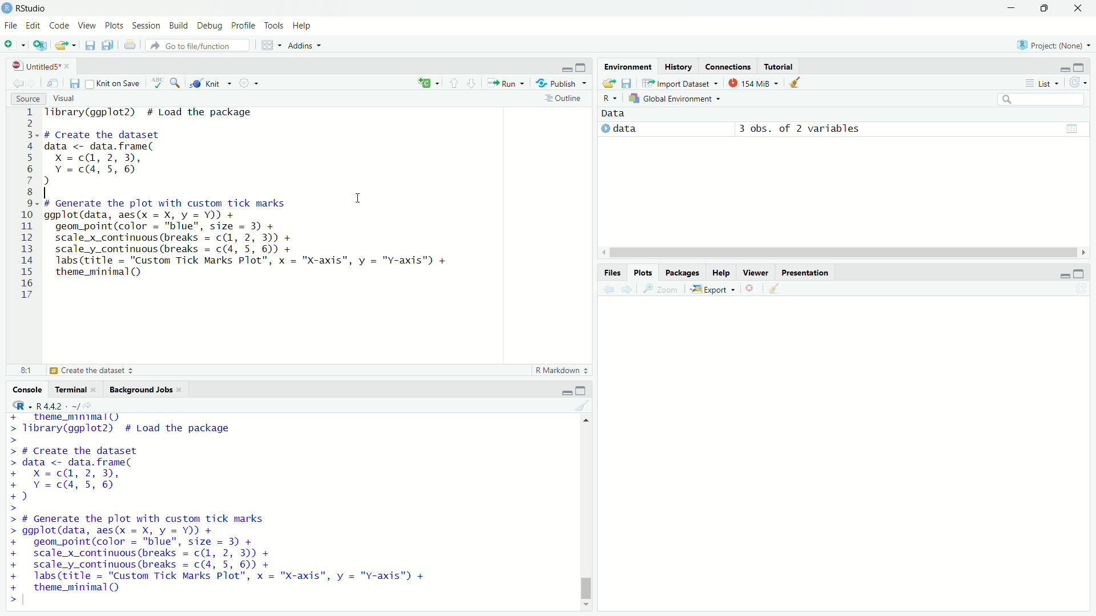 The image size is (1096, 616). I want to click on move left, so click(603, 252).